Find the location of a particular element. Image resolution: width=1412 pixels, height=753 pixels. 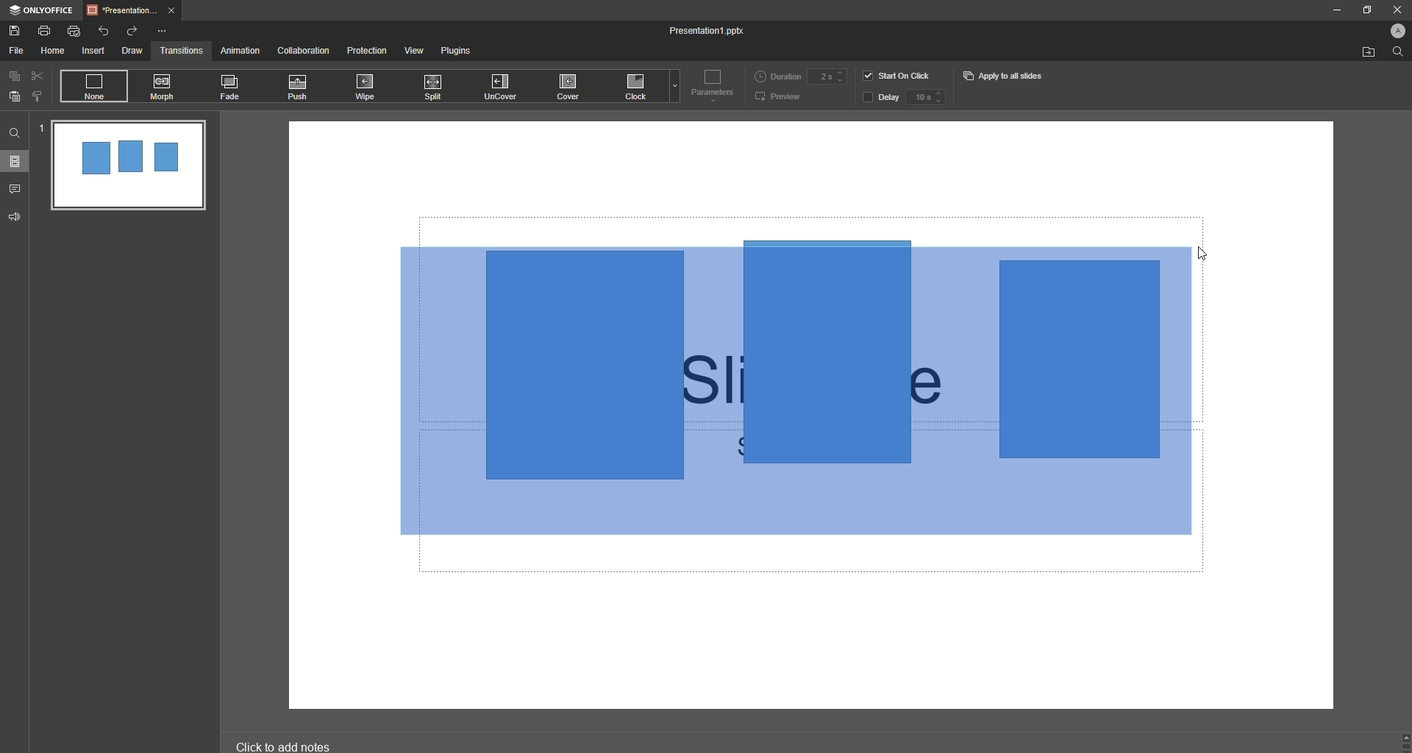

Start on click is located at coordinates (899, 75).